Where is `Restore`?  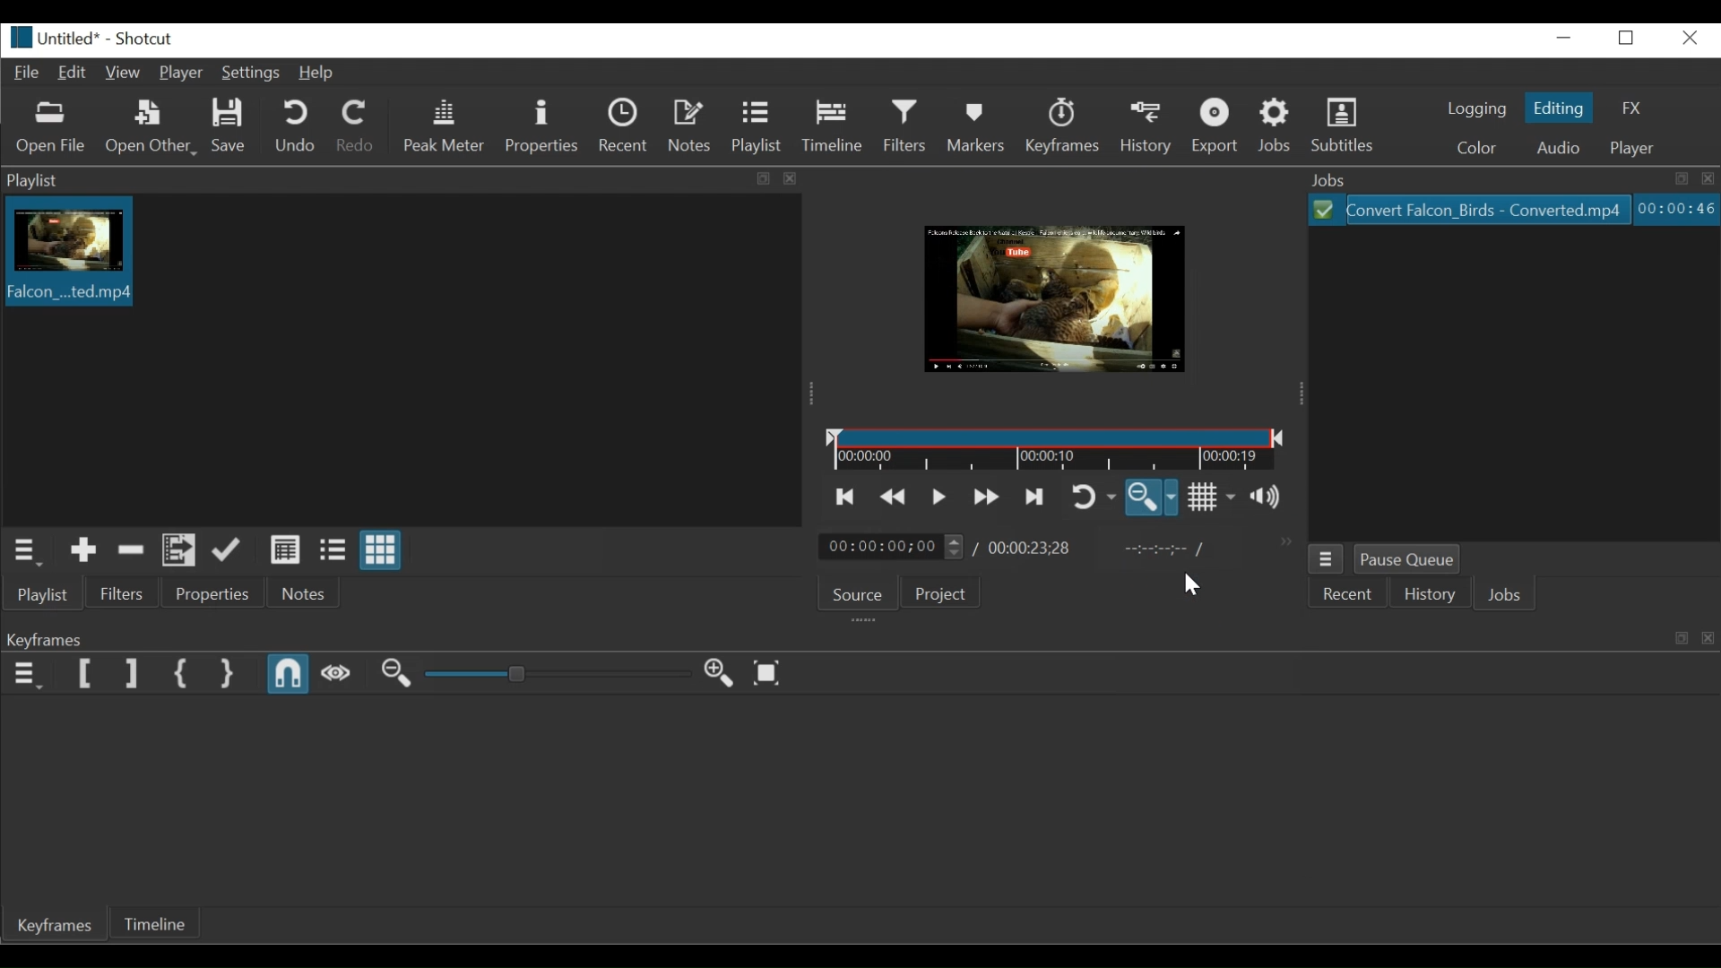
Restore is located at coordinates (1627, 39).